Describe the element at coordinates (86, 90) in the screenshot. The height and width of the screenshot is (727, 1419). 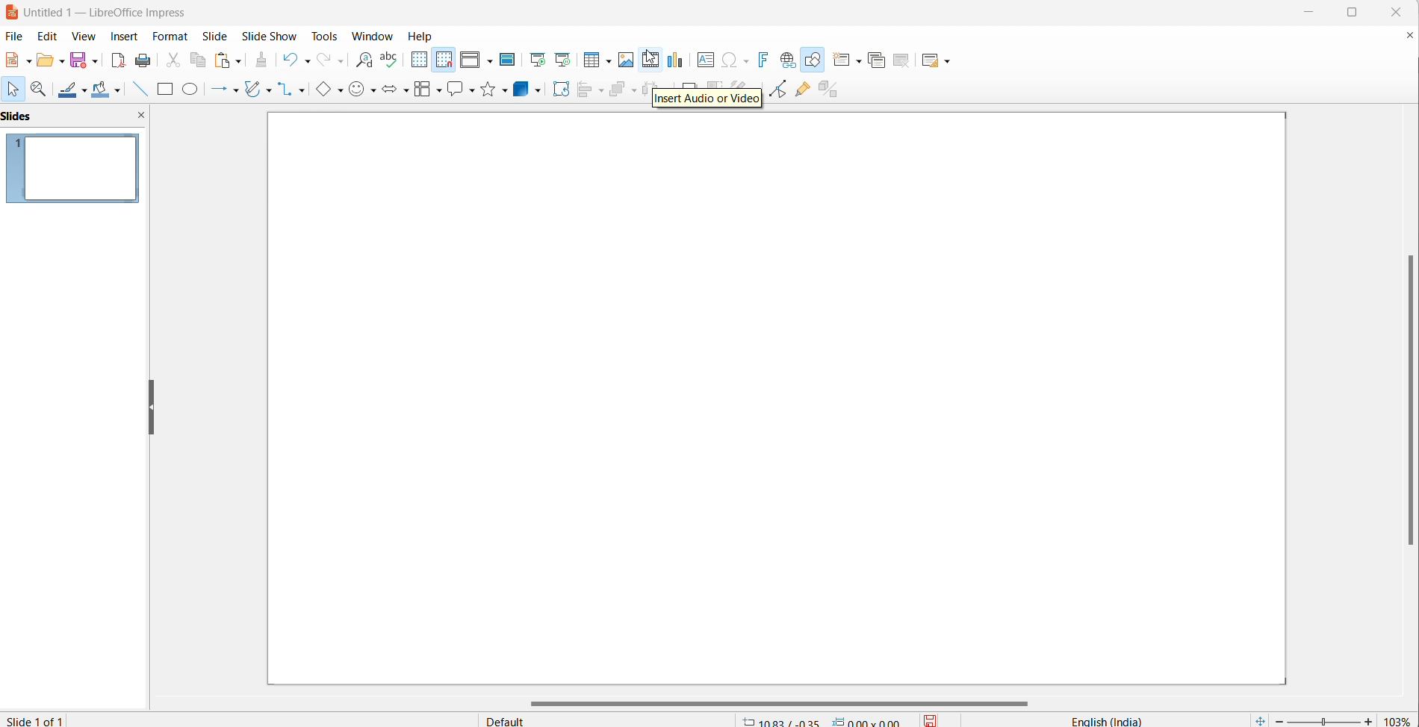
I see `line color` at that location.